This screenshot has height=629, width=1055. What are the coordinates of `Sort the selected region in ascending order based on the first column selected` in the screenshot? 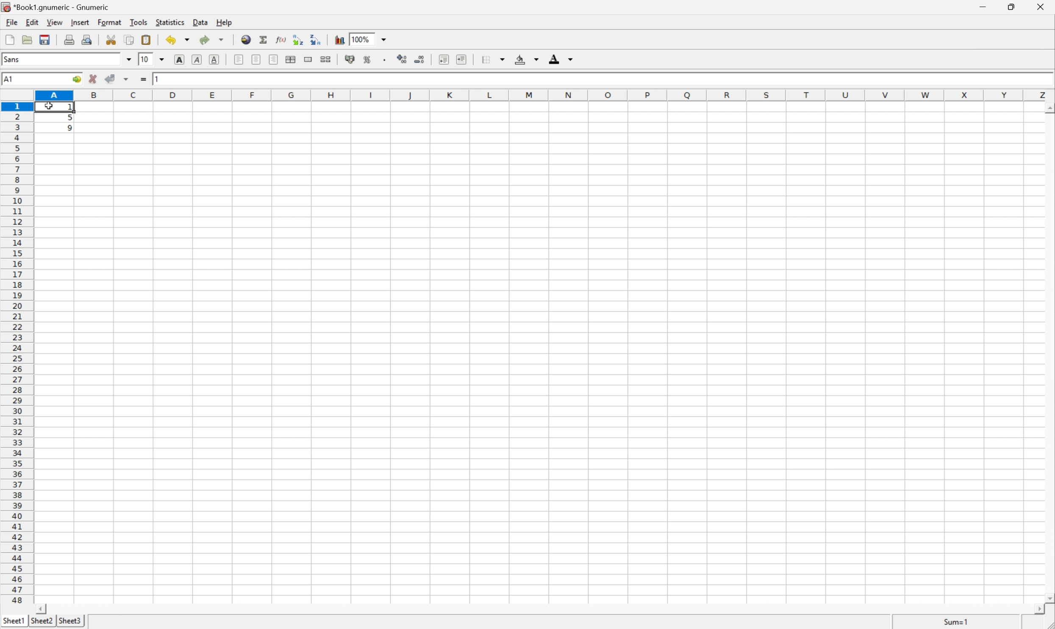 It's located at (299, 39).